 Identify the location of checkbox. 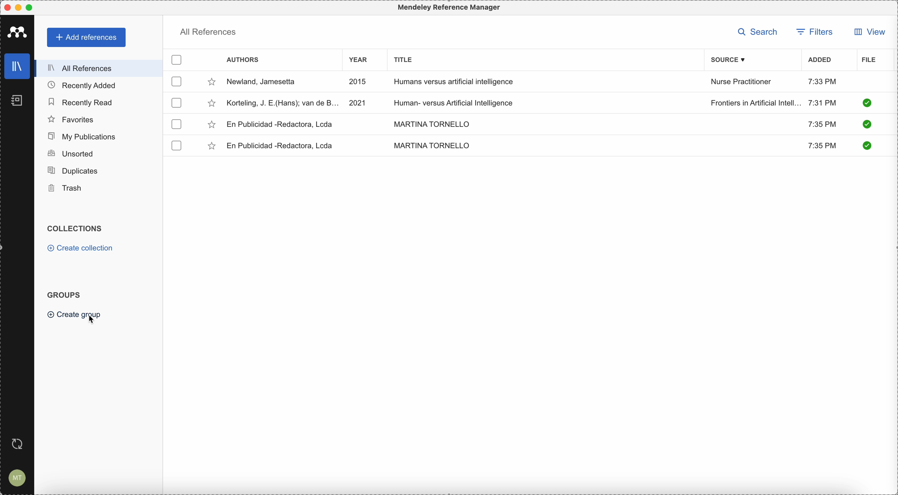
(177, 81).